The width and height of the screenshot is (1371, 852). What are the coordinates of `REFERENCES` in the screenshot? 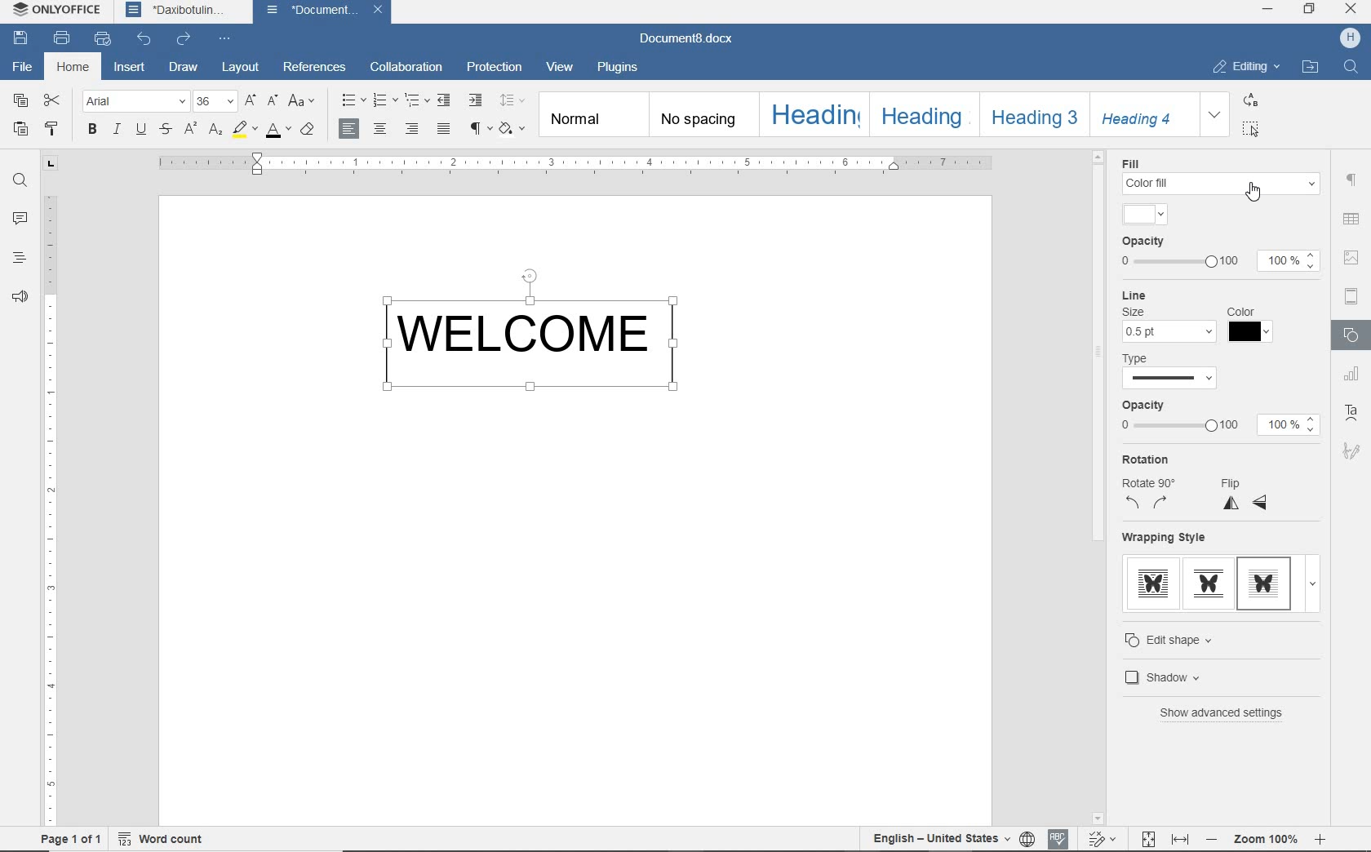 It's located at (315, 66).